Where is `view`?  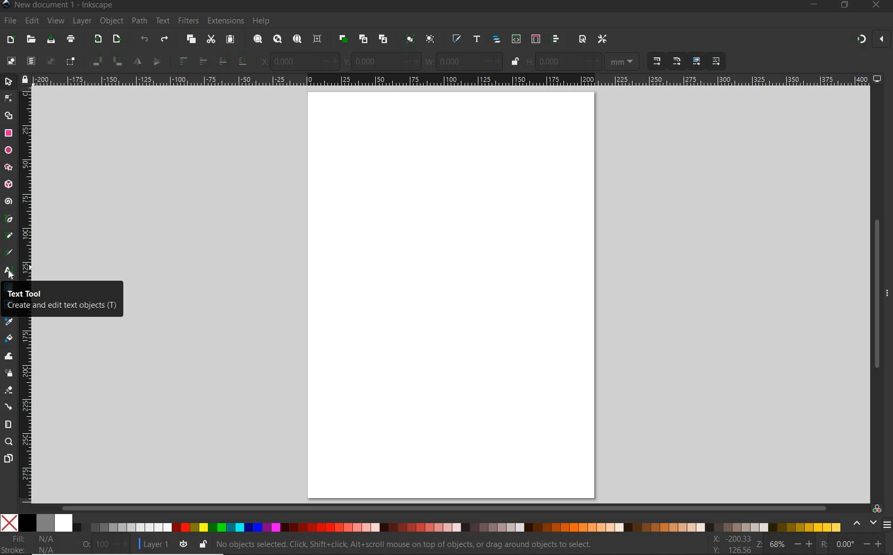
view is located at coordinates (55, 21).